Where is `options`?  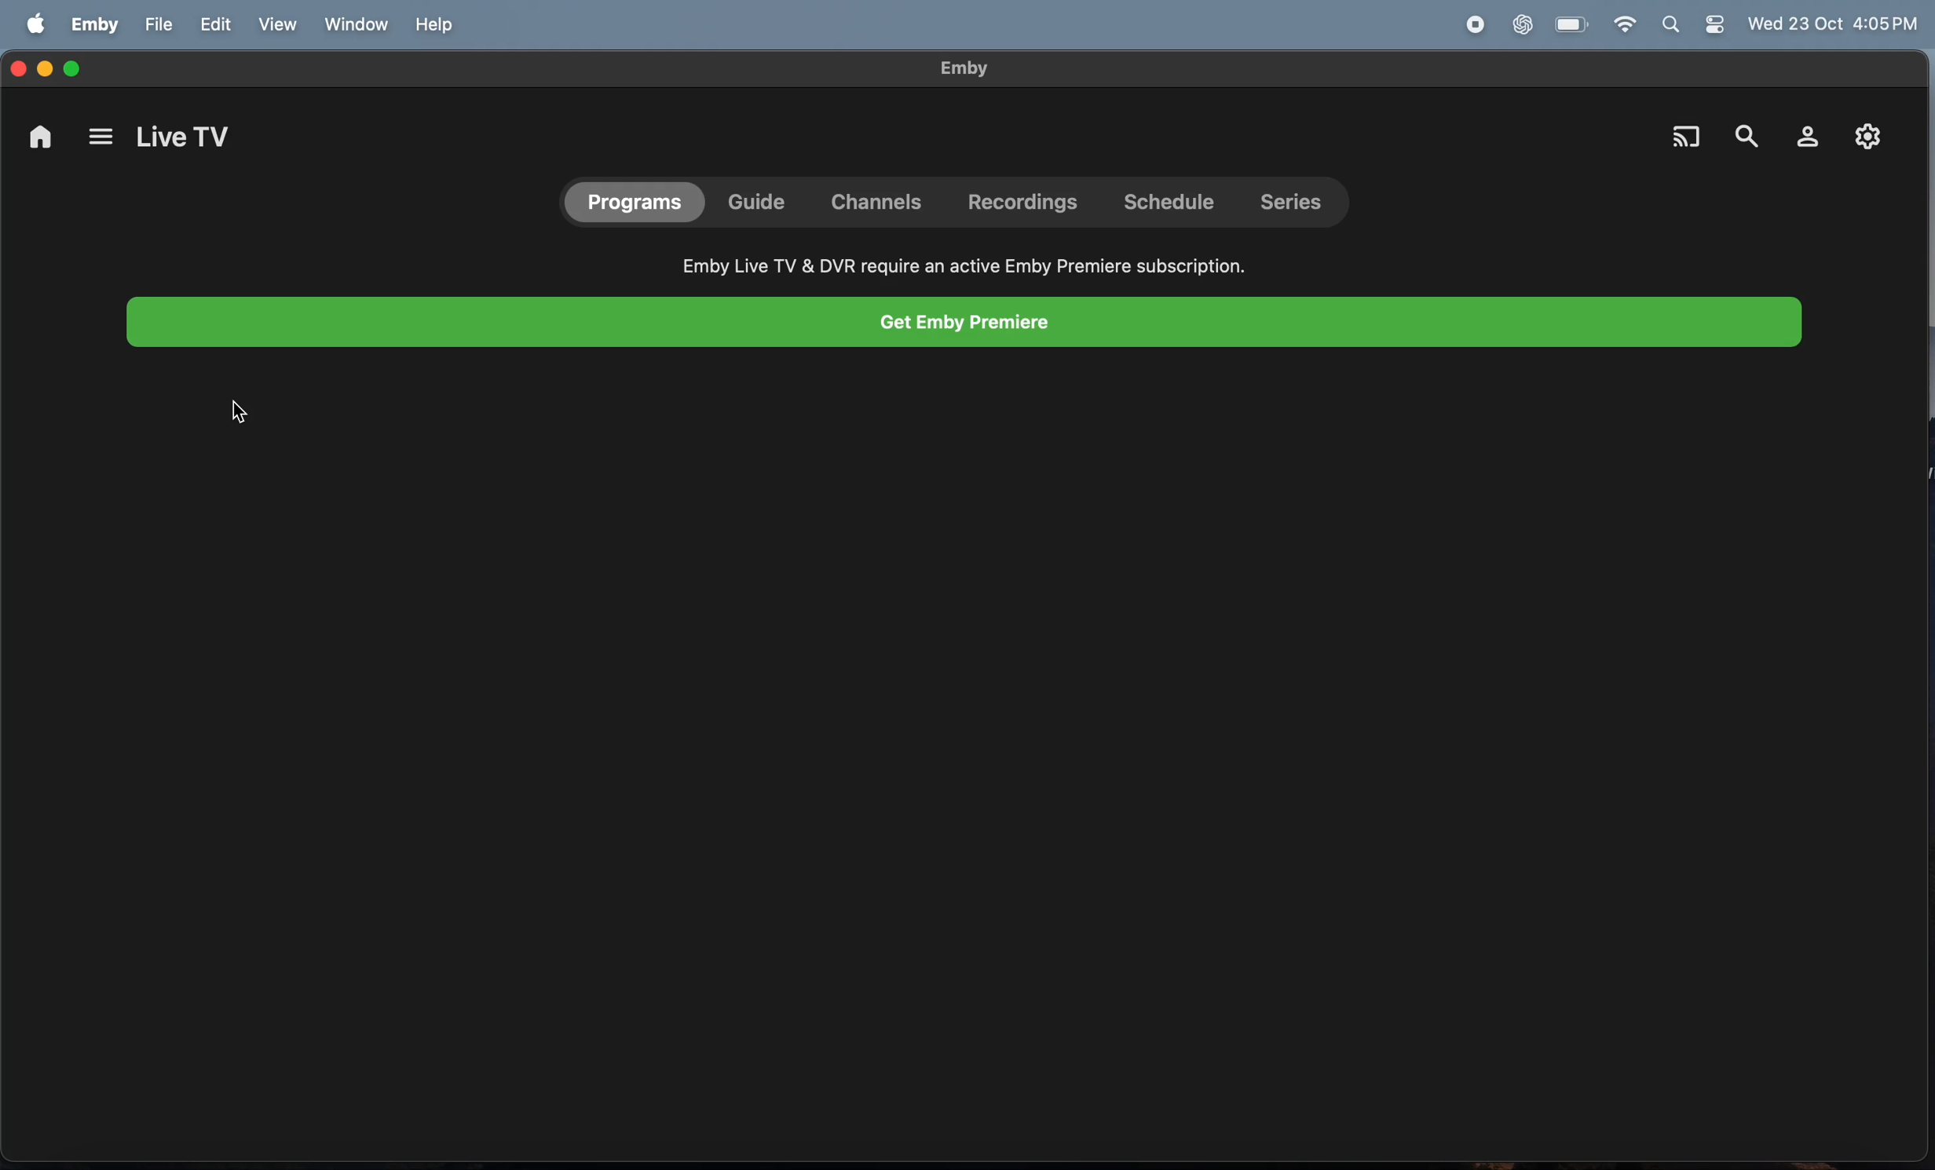
options is located at coordinates (100, 140).